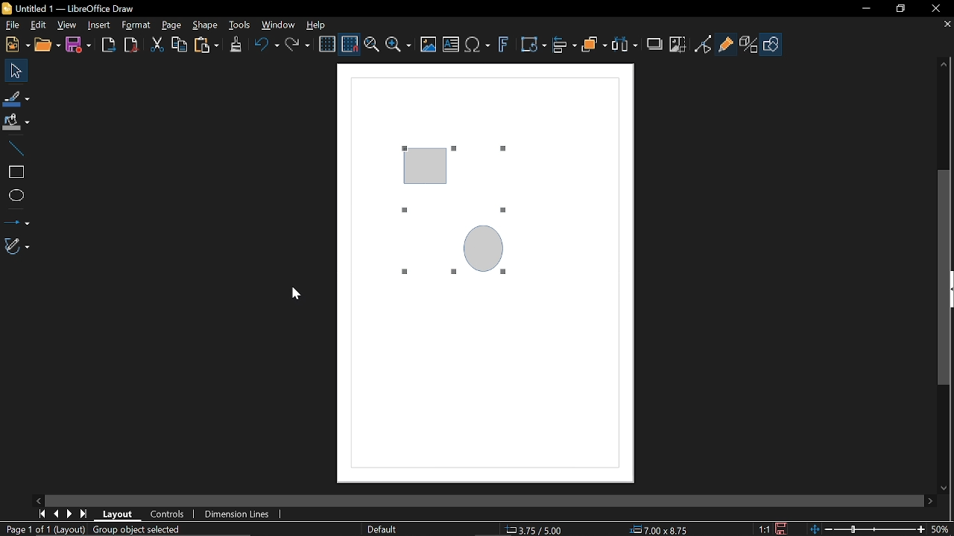 Image resolution: width=954 pixels, height=536 pixels. Describe the element at coordinates (866, 8) in the screenshot. I see `Minimize` at that location.